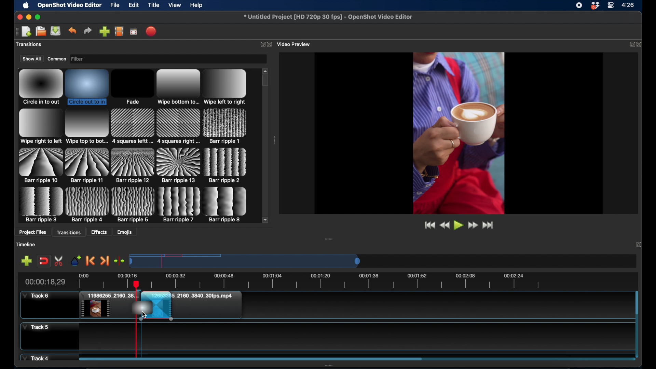 The image size is (656, 369). Describe the element at coordinates (630, 44) in the screenshot. I see `expand` at that location.